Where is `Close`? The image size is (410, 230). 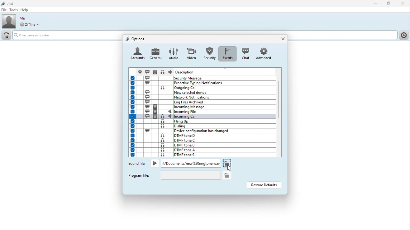 Close is located at coordinates (282, 39).